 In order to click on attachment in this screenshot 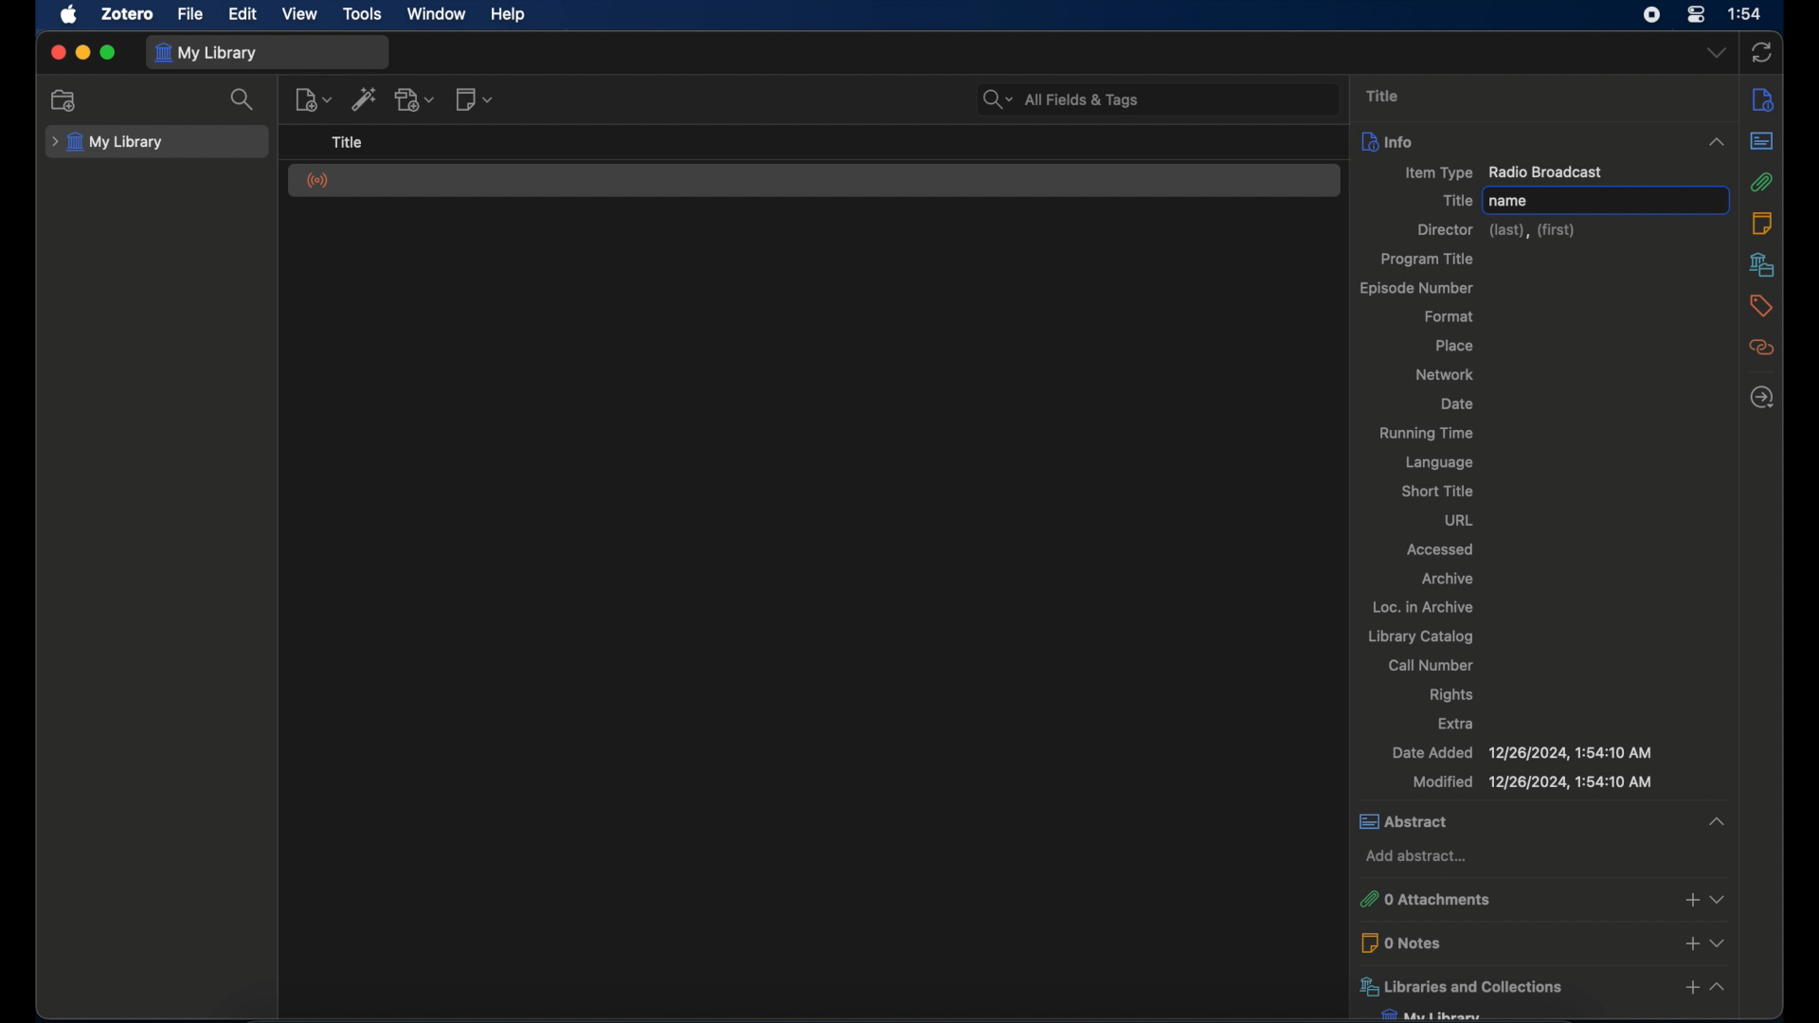, I will do `click(1763, 182)`.